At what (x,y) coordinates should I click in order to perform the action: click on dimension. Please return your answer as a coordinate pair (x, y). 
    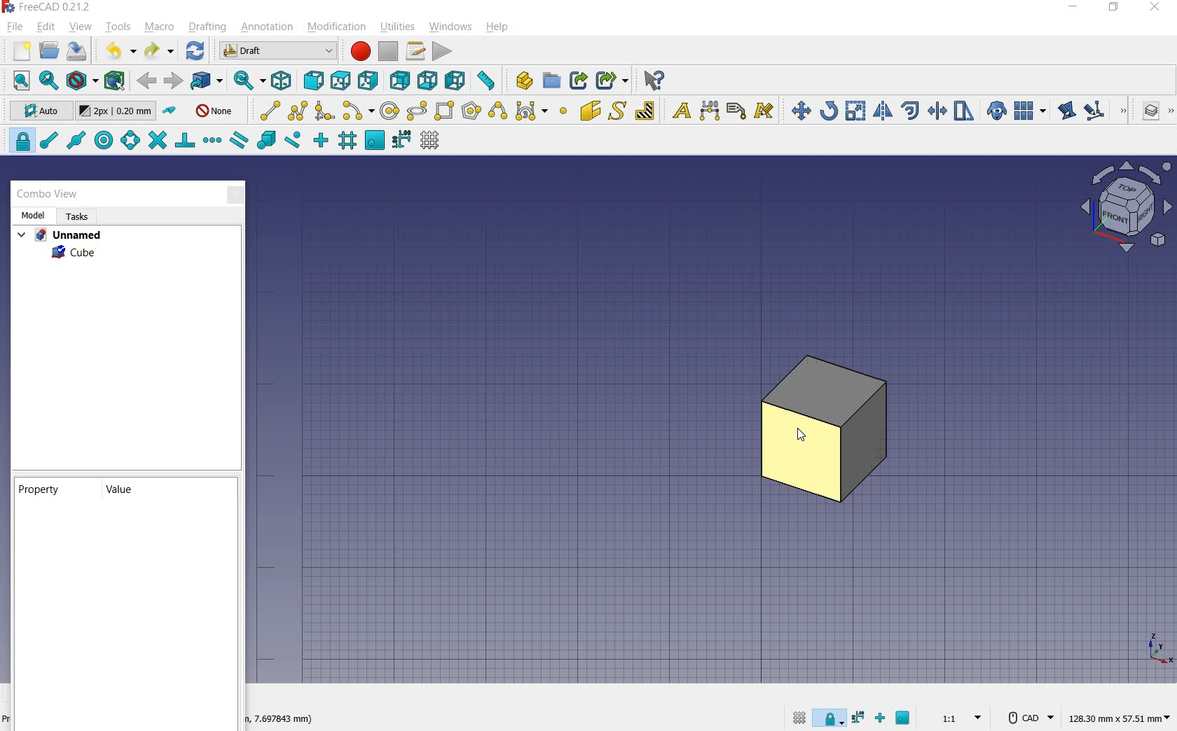
    Looking at the image, I should click on (1119, 716).